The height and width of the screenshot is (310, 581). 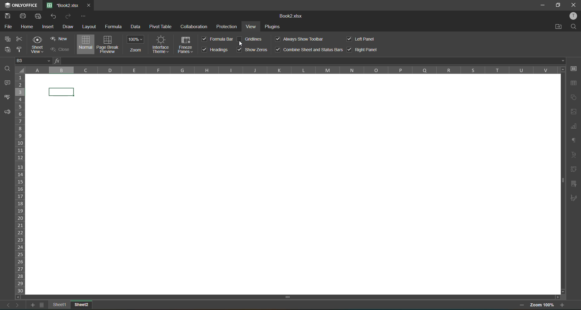 What do you see at coordinates (252, 50) in the screenshot?
I see `show zeros` at bounding box center [252, 50].